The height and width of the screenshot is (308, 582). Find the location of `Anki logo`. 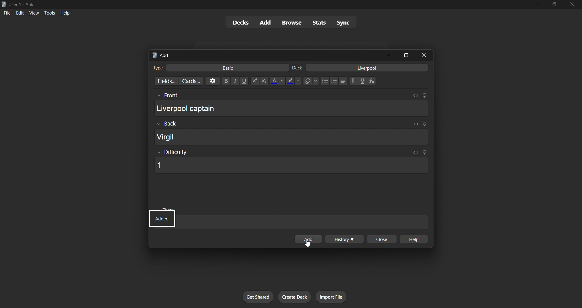

Anki logo is located at coordinates (155, 55).